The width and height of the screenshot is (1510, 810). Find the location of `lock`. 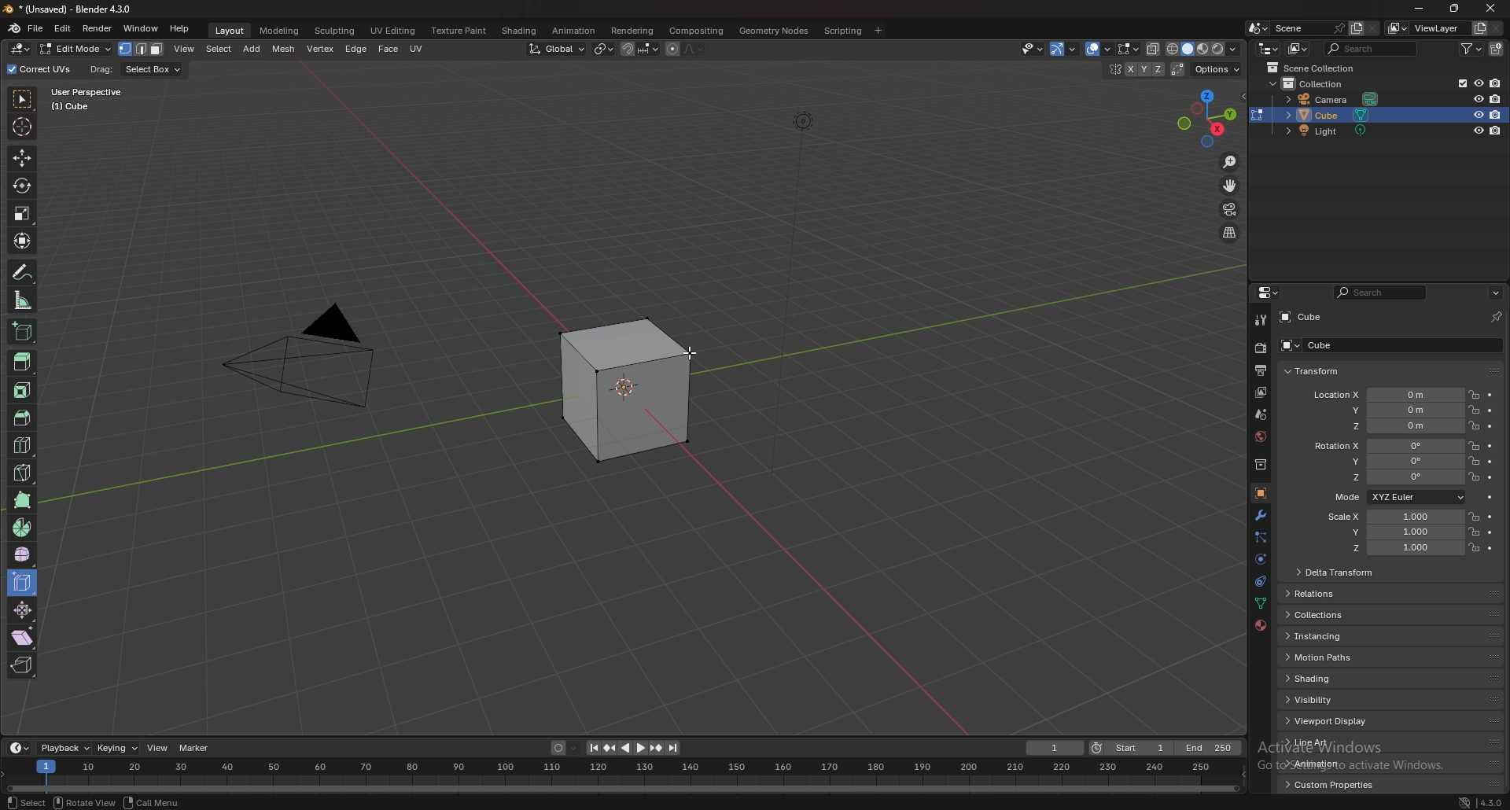

lock is located at coordinates (1474, 446).